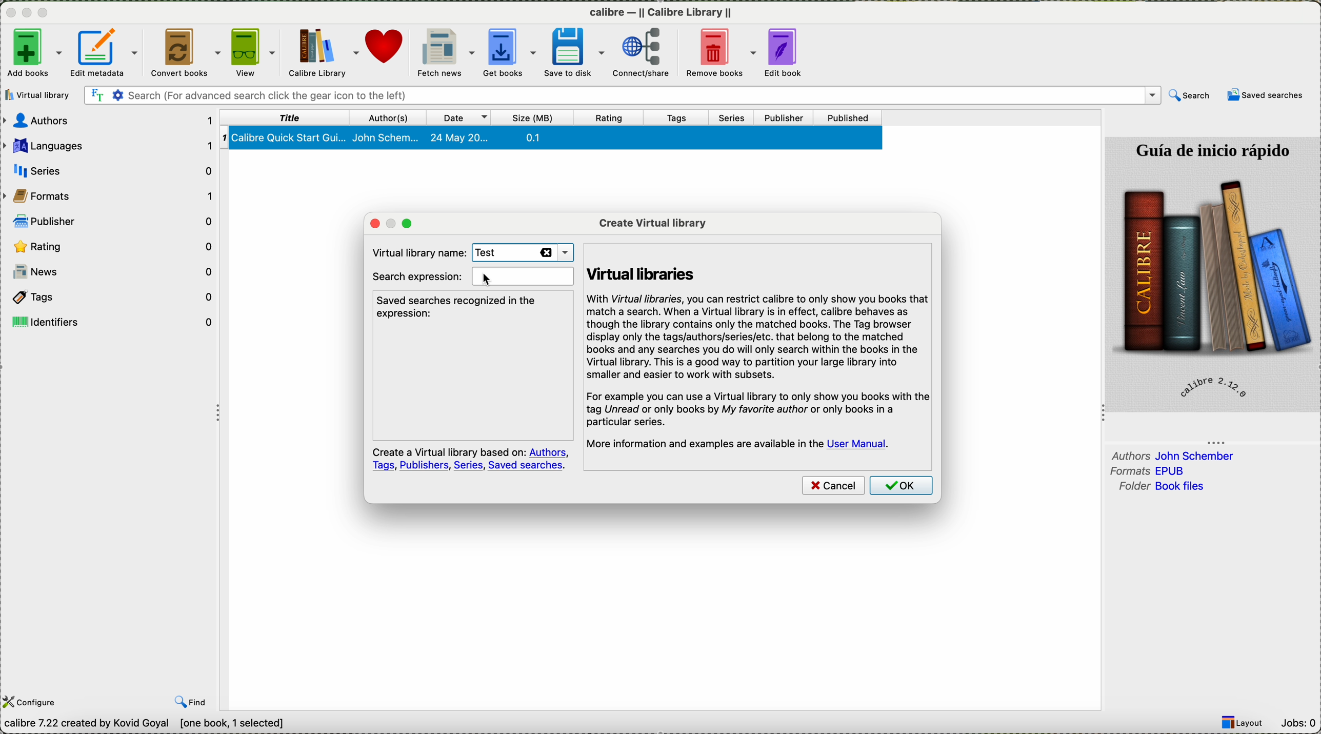  I want to click on create virtual library, so click(653, 222).